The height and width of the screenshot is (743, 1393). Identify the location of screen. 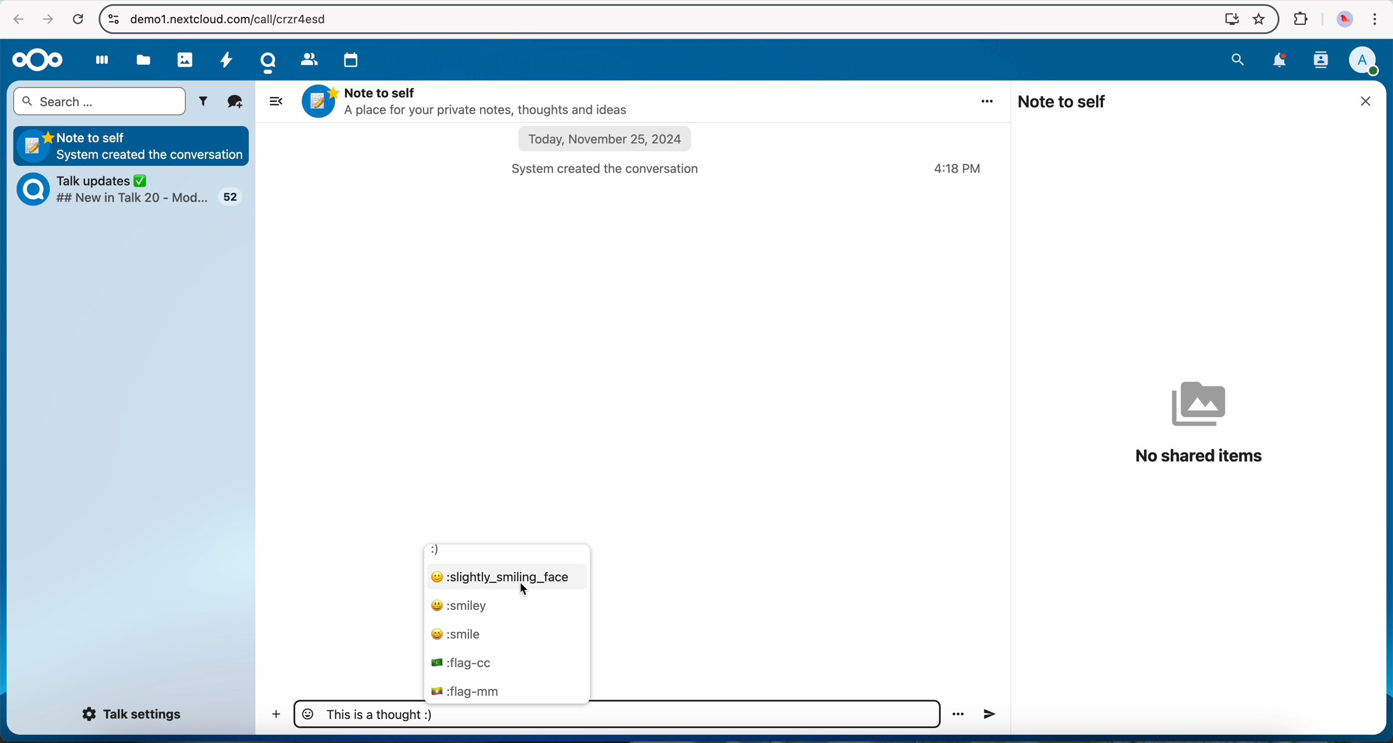
(1228, 19).